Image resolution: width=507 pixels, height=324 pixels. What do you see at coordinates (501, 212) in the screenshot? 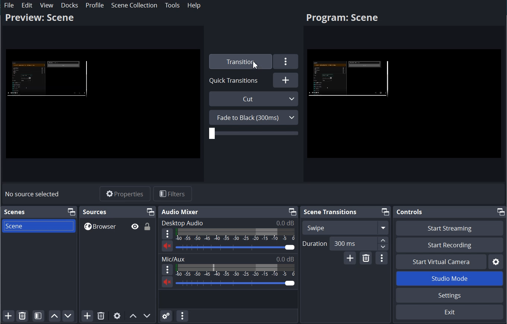
I see `Maximize` at bounding box center [501, 212].